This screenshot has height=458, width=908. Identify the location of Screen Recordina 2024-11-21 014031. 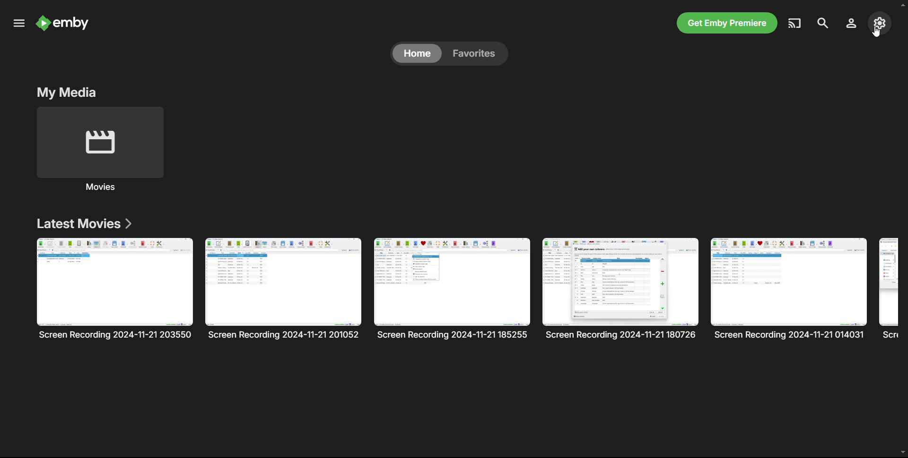
(788, 288).